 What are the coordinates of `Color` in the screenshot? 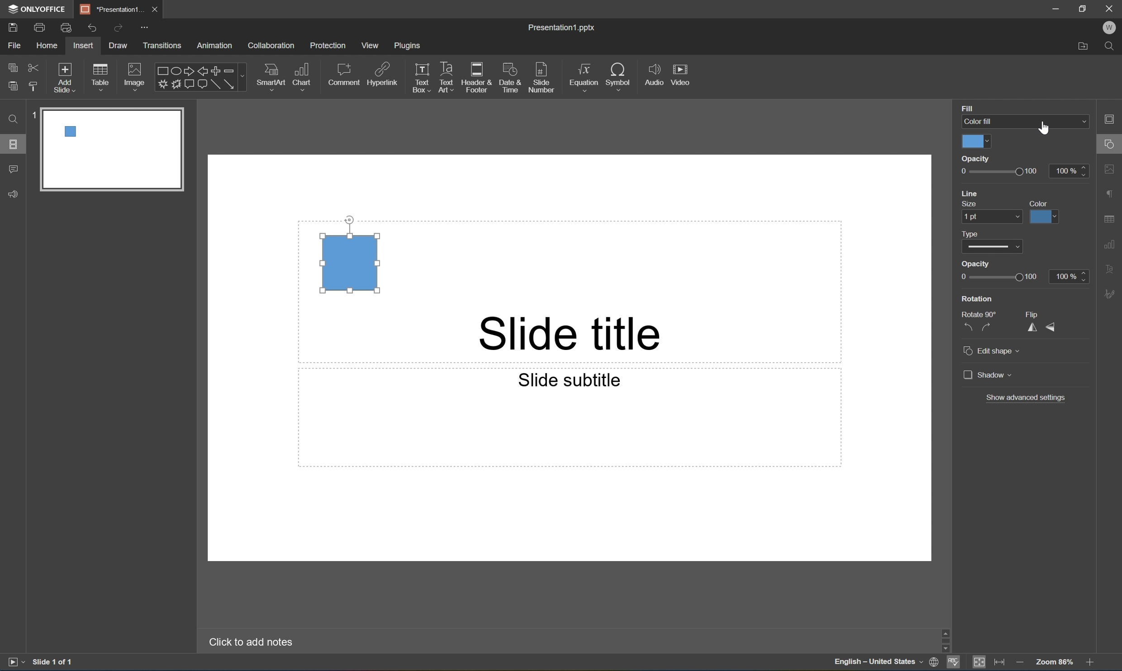 It's located at (975, 141).